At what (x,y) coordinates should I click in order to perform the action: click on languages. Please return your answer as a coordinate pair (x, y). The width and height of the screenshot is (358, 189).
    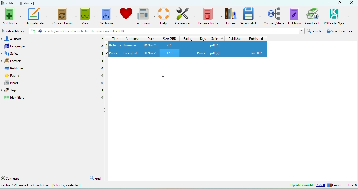
    Looking at the image, I should click on (21, 46).